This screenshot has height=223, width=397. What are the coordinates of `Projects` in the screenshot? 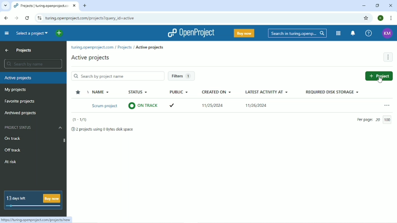 It's located at (24, 50).